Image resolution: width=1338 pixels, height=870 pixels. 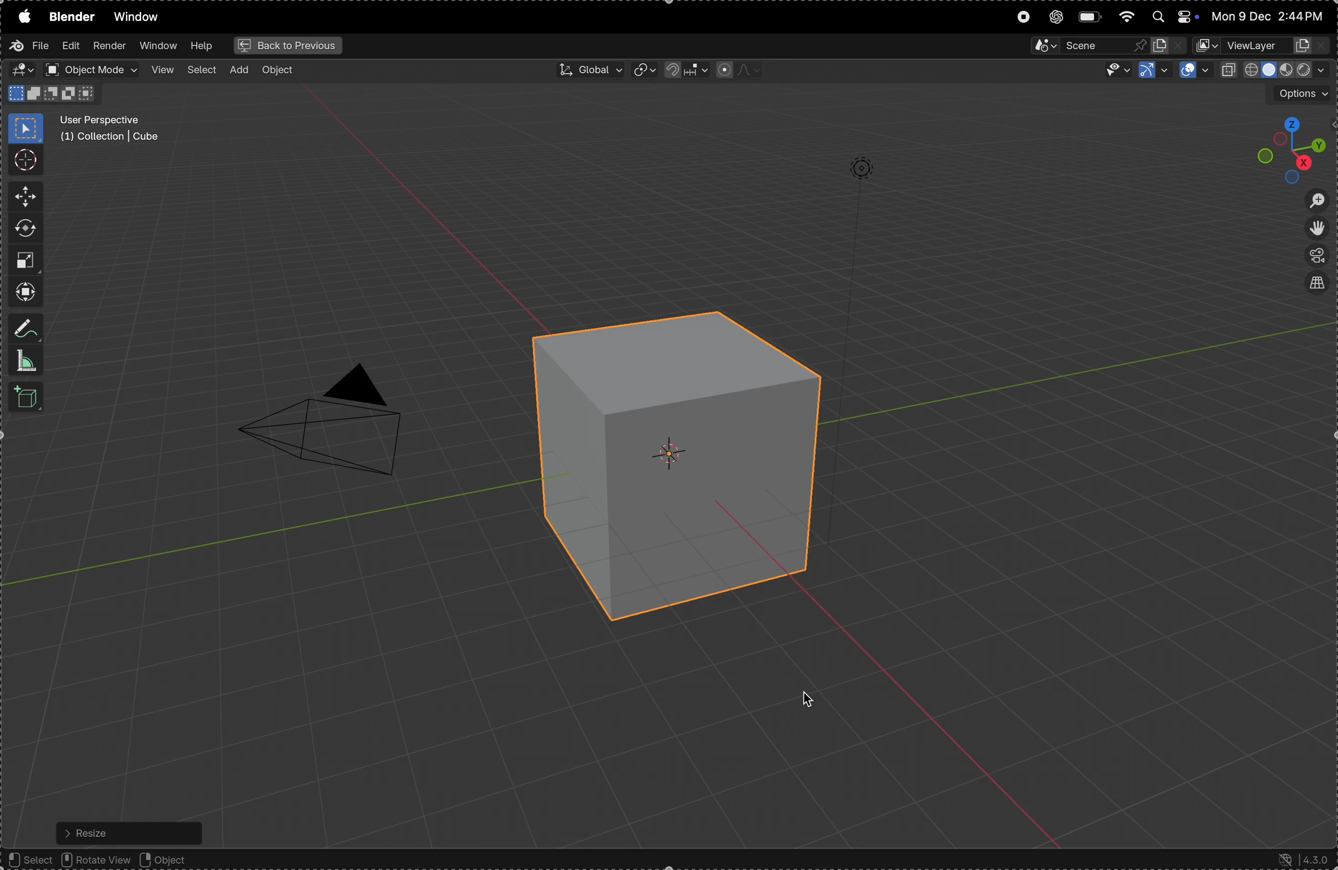 I want to click on view source, so click(x=1319, y=284).